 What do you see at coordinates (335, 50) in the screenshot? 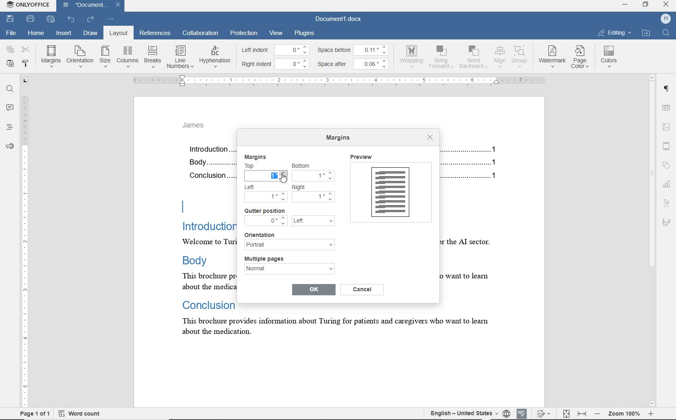
I see `space before` at bounding box center [335, 50].